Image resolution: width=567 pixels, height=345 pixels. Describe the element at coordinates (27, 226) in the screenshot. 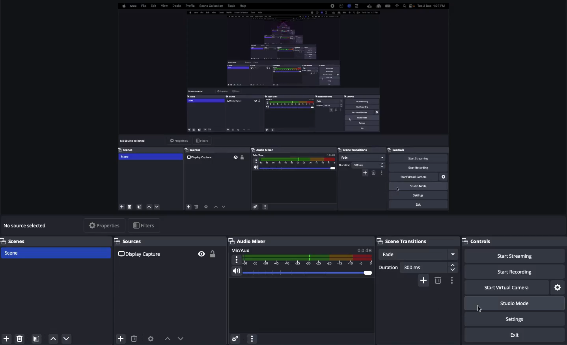

I see `No source selected` at that location.